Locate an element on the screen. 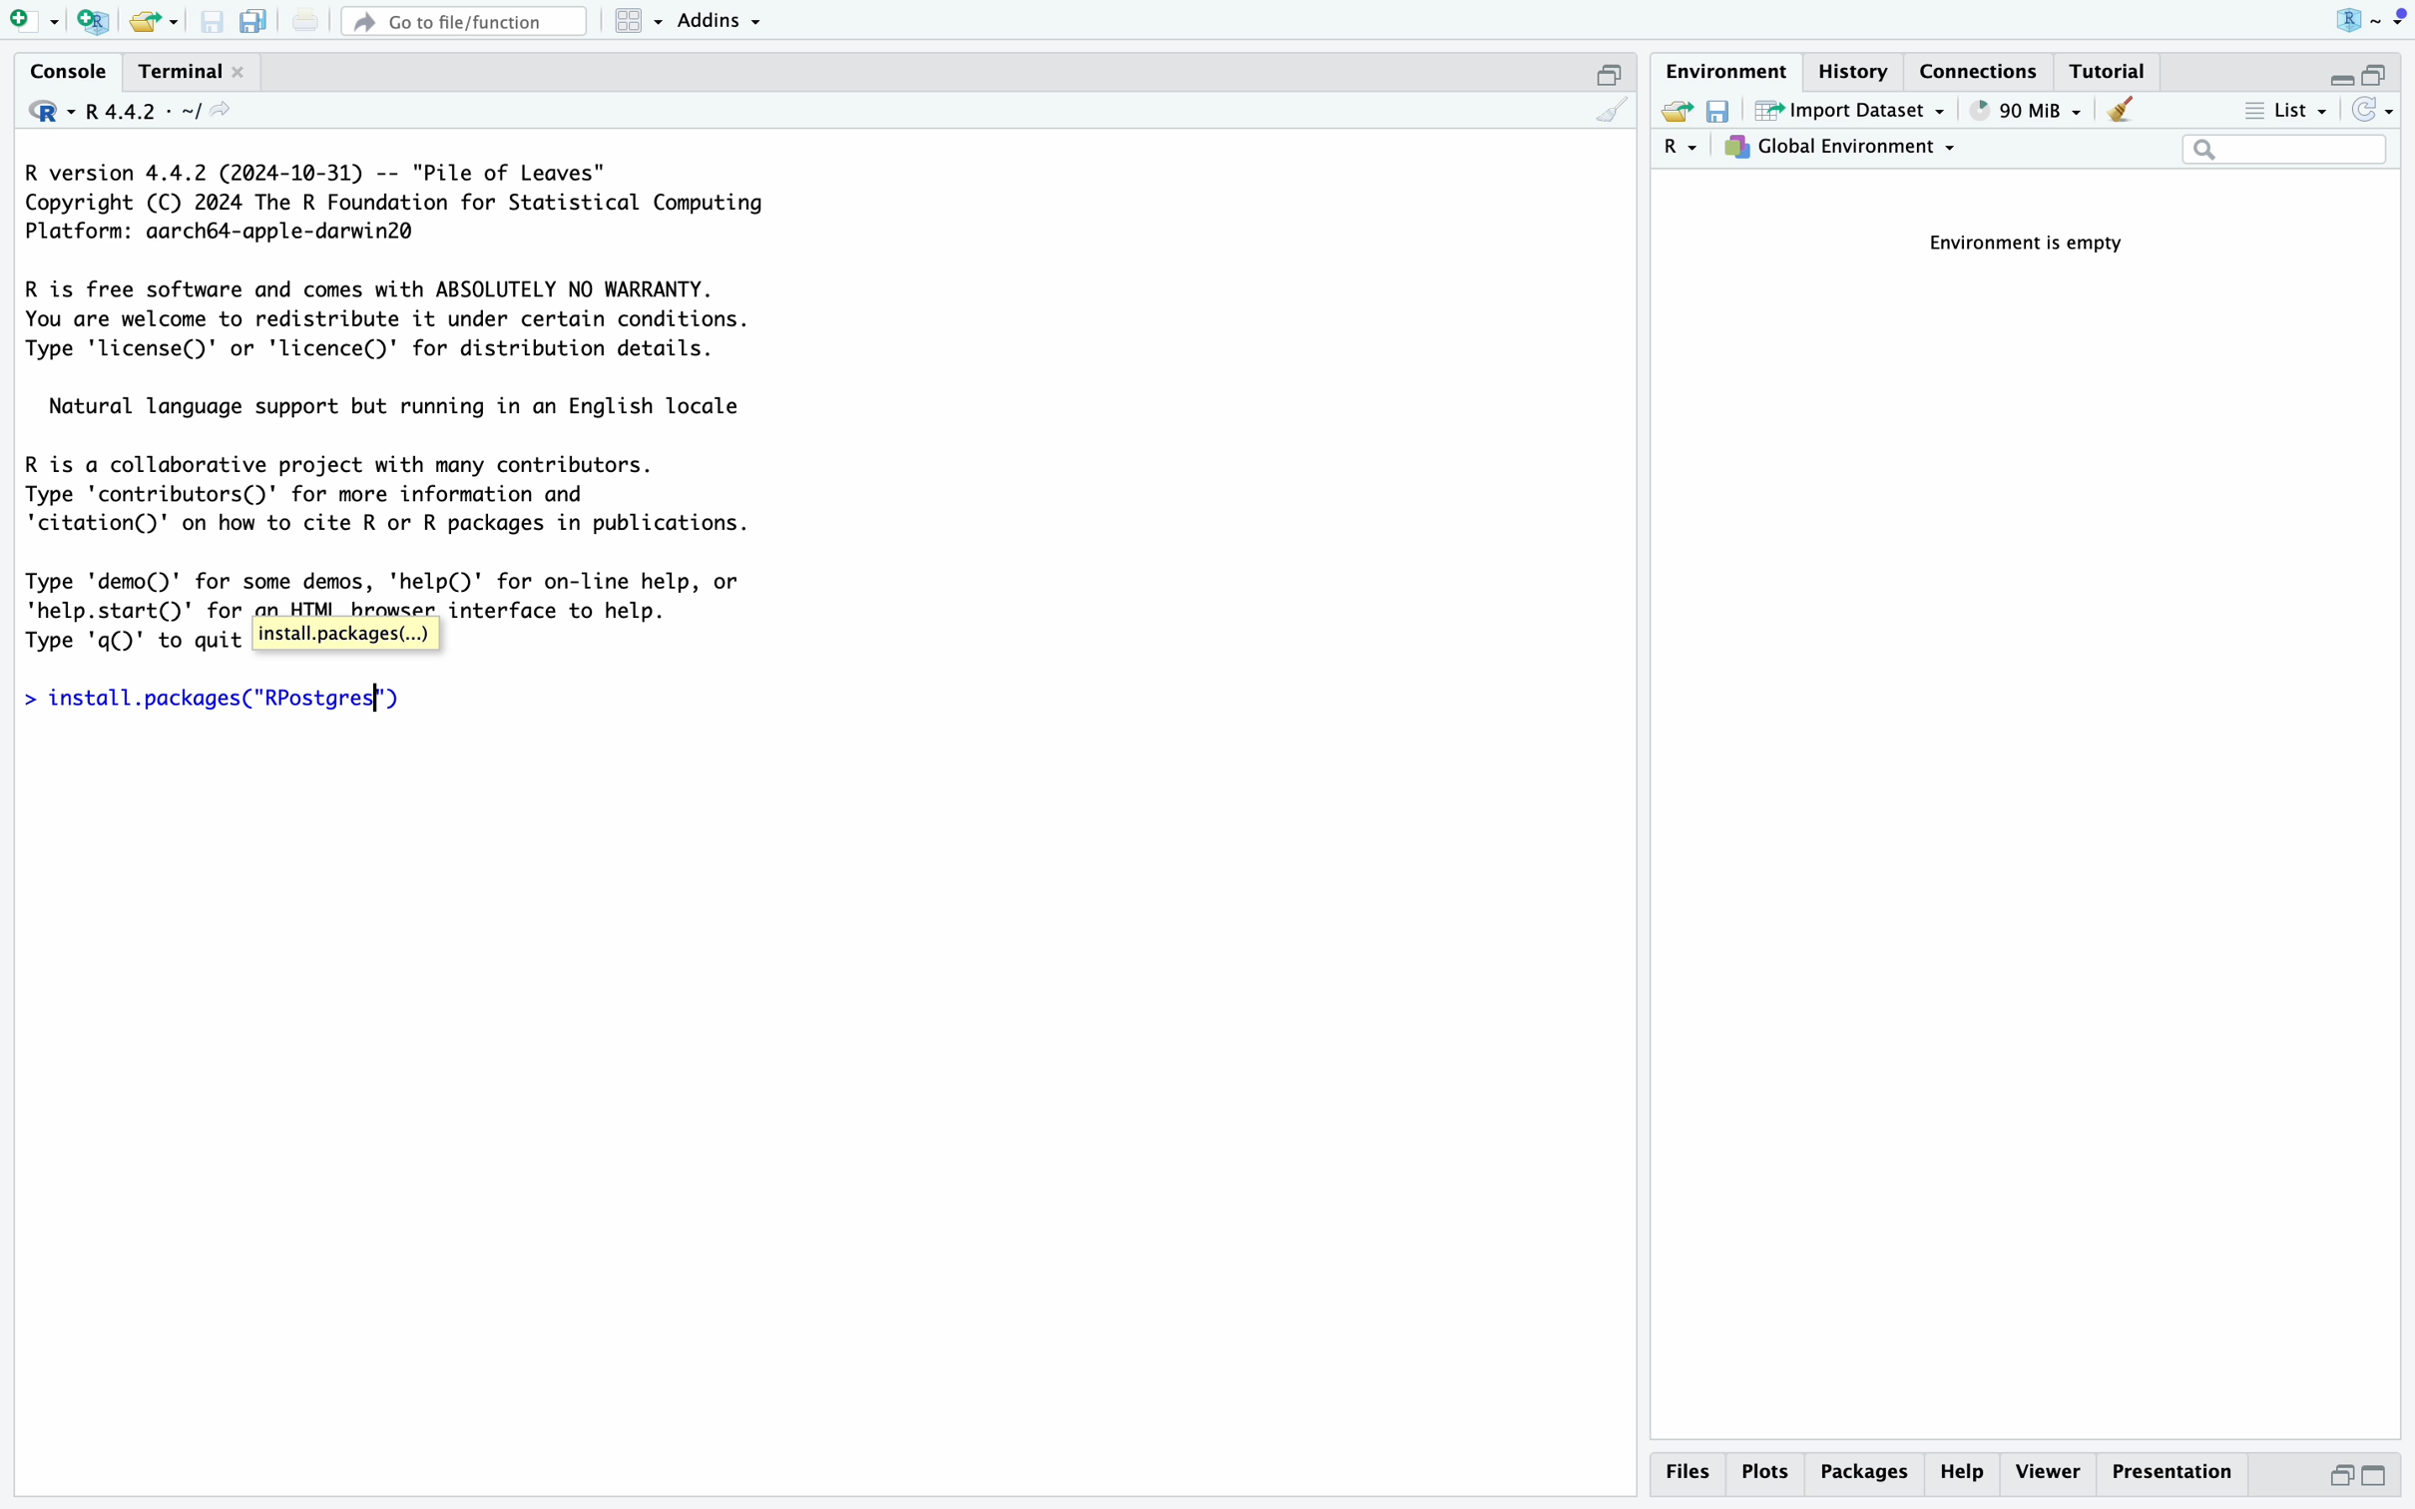  create a project is located at coordinates (90, 19).